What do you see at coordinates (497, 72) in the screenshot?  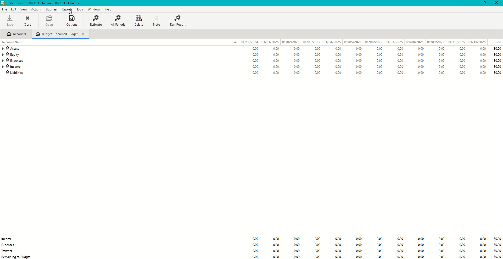 I see `$0.00` at bounding box center [497, 72].